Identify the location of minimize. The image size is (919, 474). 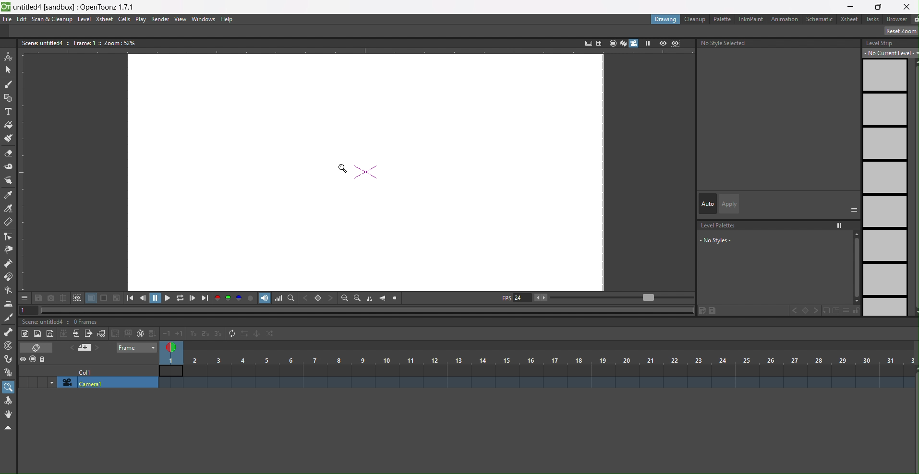
(852, 6).